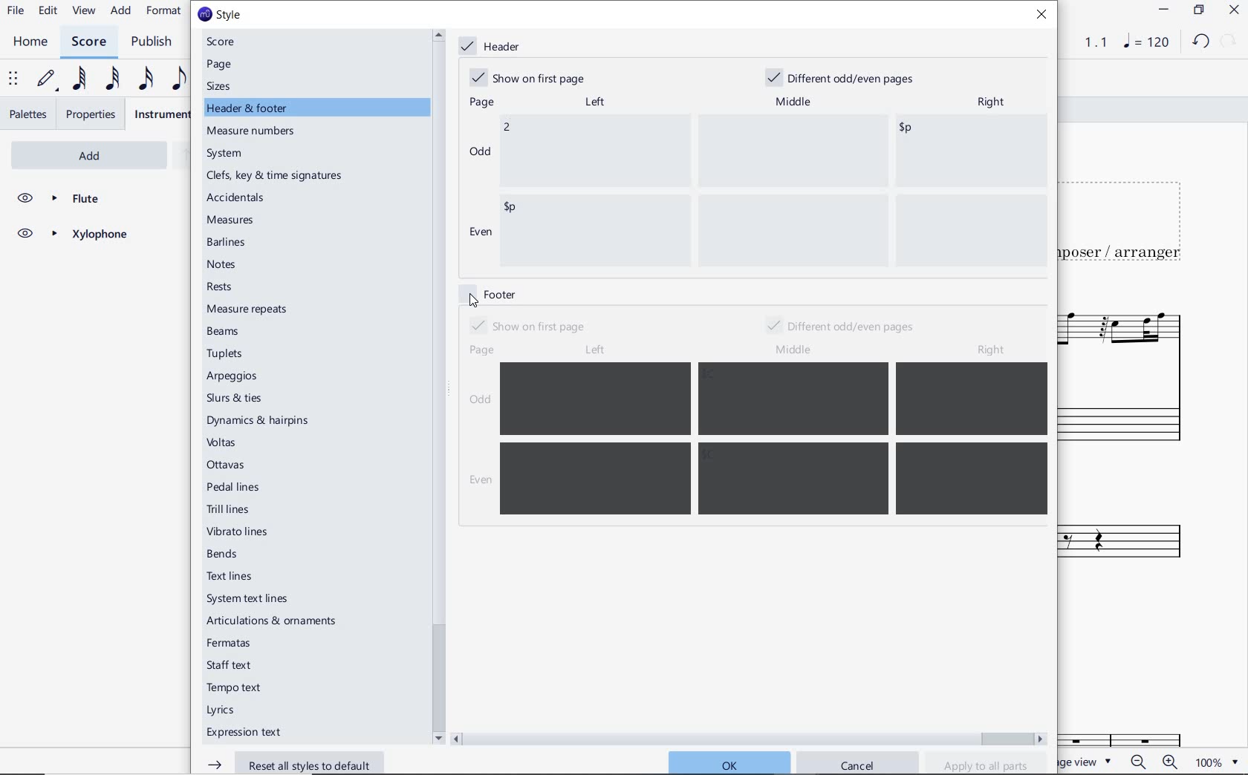 The height and width of the screenshot is (775, 1248). What do you see at coordinates (238, 197) in the screenshot?
I see `accidentals` at bounding box center [238, 197].